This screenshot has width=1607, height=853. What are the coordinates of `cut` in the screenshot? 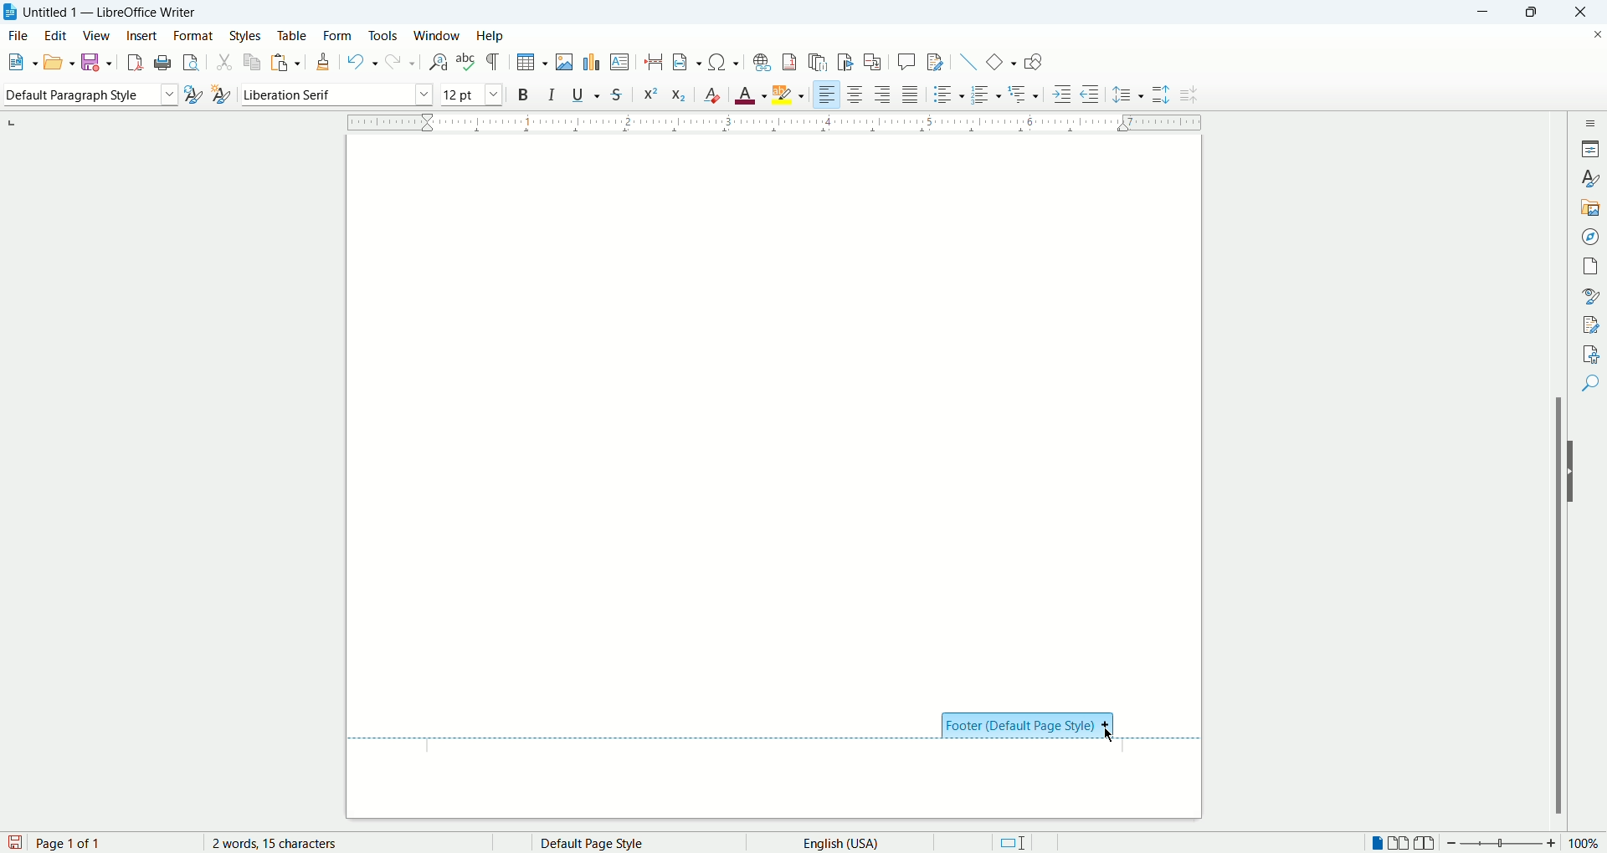 It's located at (224, 64).